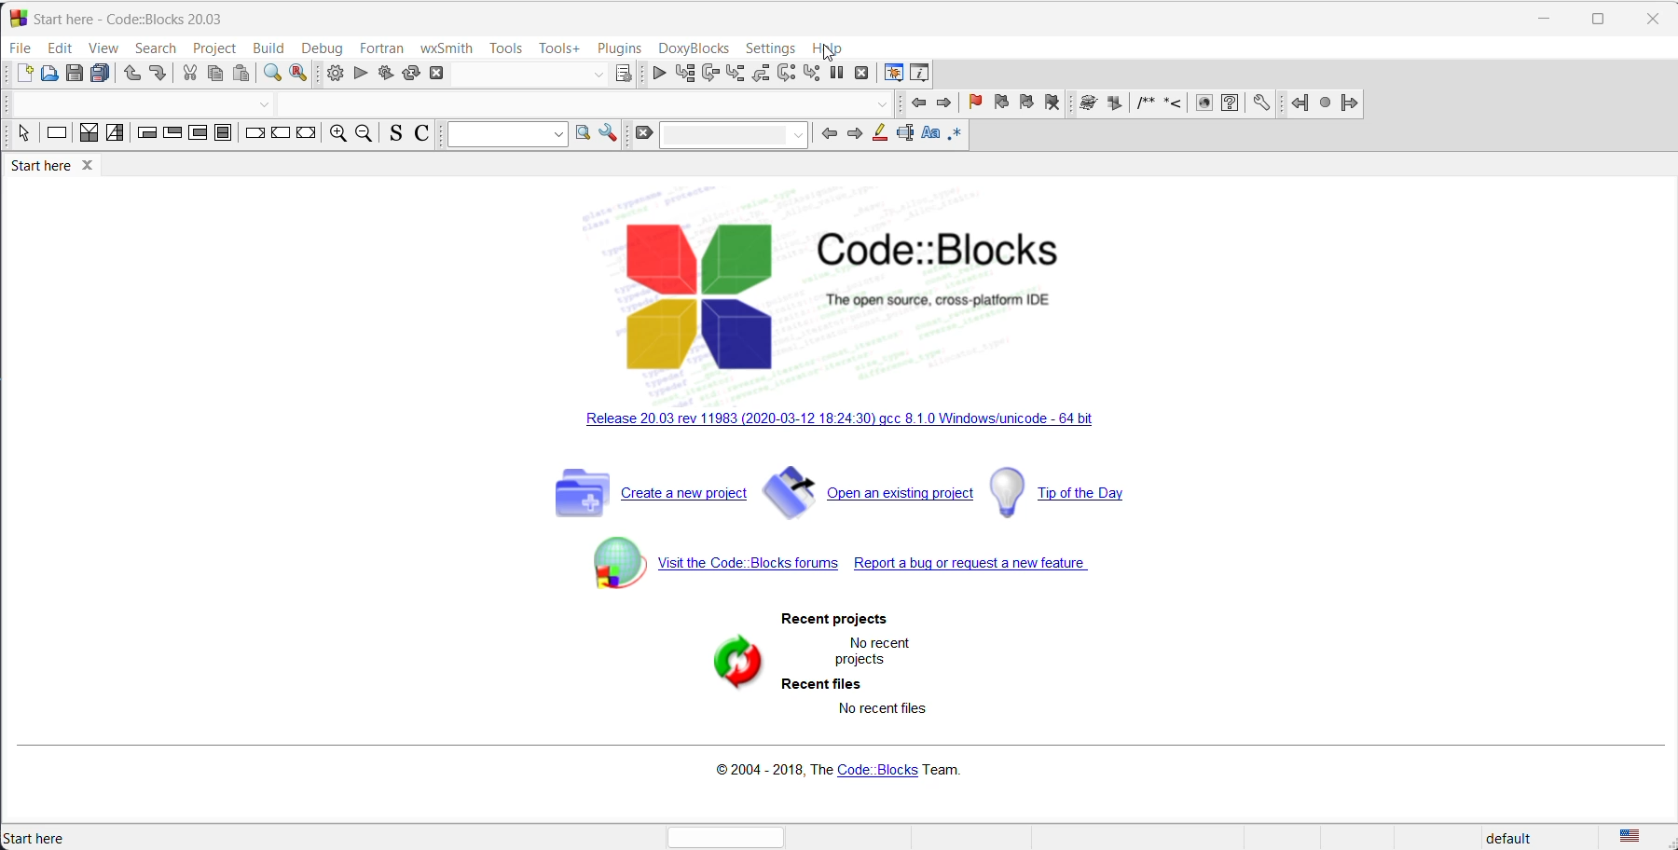  I want to click on Code::Blocks
The open source, cross-platform IDE, so click(836, 299).